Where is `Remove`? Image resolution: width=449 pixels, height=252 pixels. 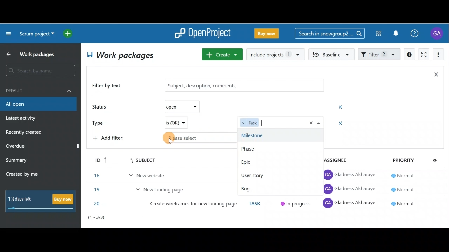 Remove is located at coordinates (341, 107).